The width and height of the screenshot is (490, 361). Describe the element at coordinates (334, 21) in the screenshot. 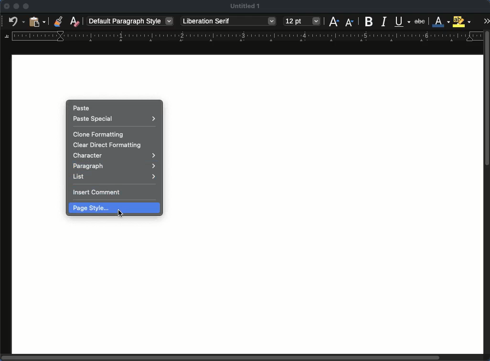

I see `increase` at that location.